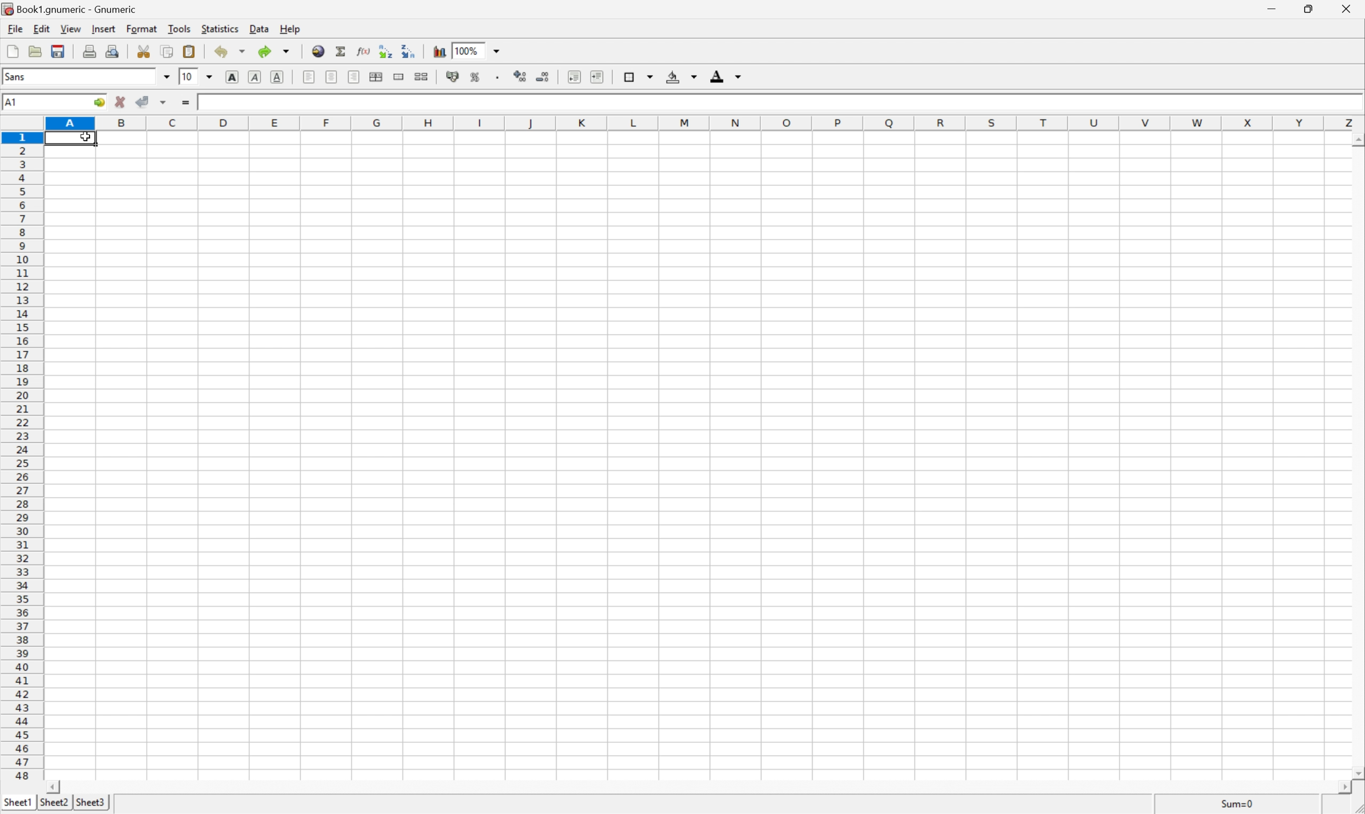 The width and height of the screenshot is (1365, 814). What do you see at coordinates (229, 52) in the screenshot?
I see `undo` at bounding box center [229, 52].